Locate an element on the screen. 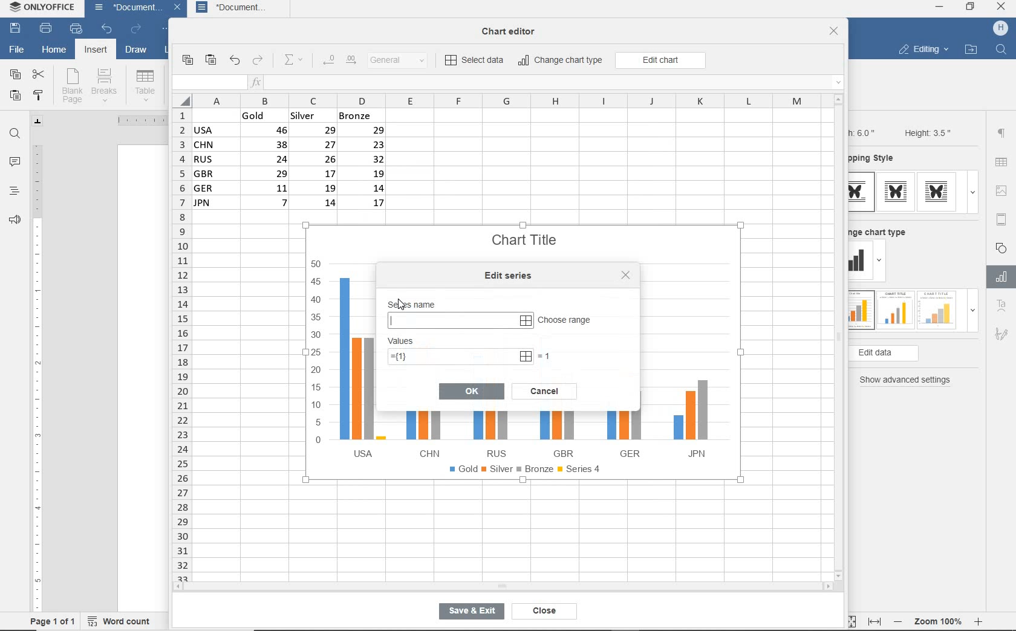 The width and height of the screenshot is (1016, 631). table is located at coordinates (145, 85).